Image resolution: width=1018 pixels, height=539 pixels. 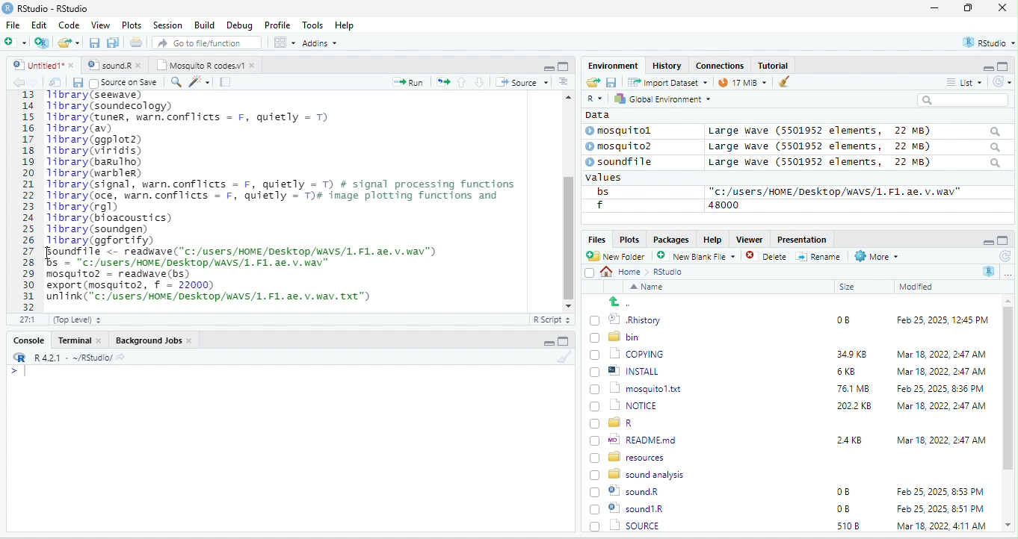 What do you see at coordinates (700, 258) in the screenshot?
I see `’ New blank File` at bounding box center [700, 258].